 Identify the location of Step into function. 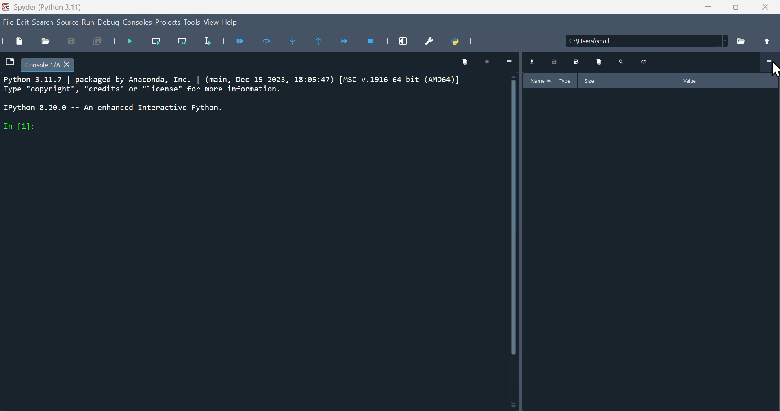
(295, 43).